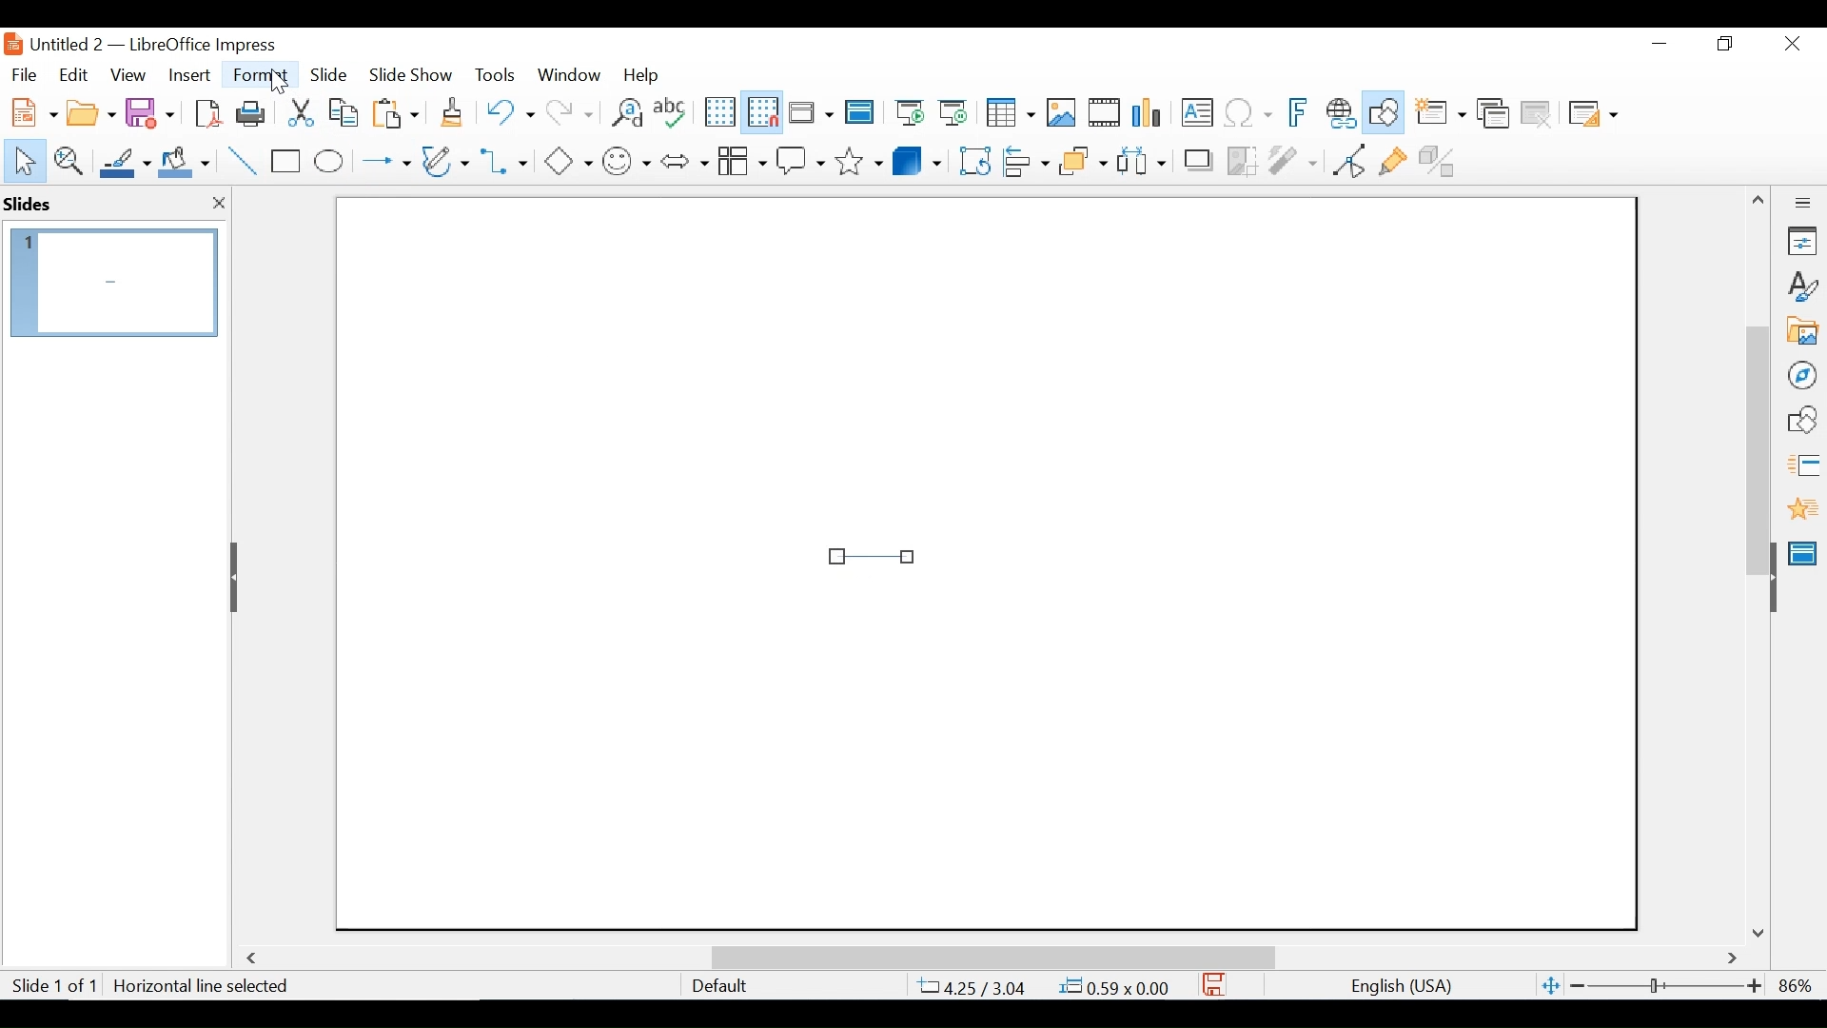  What do you see at coordinates (1803, 508) in the screenshot?
I see `Animation` at bounding box center [1803, 508].